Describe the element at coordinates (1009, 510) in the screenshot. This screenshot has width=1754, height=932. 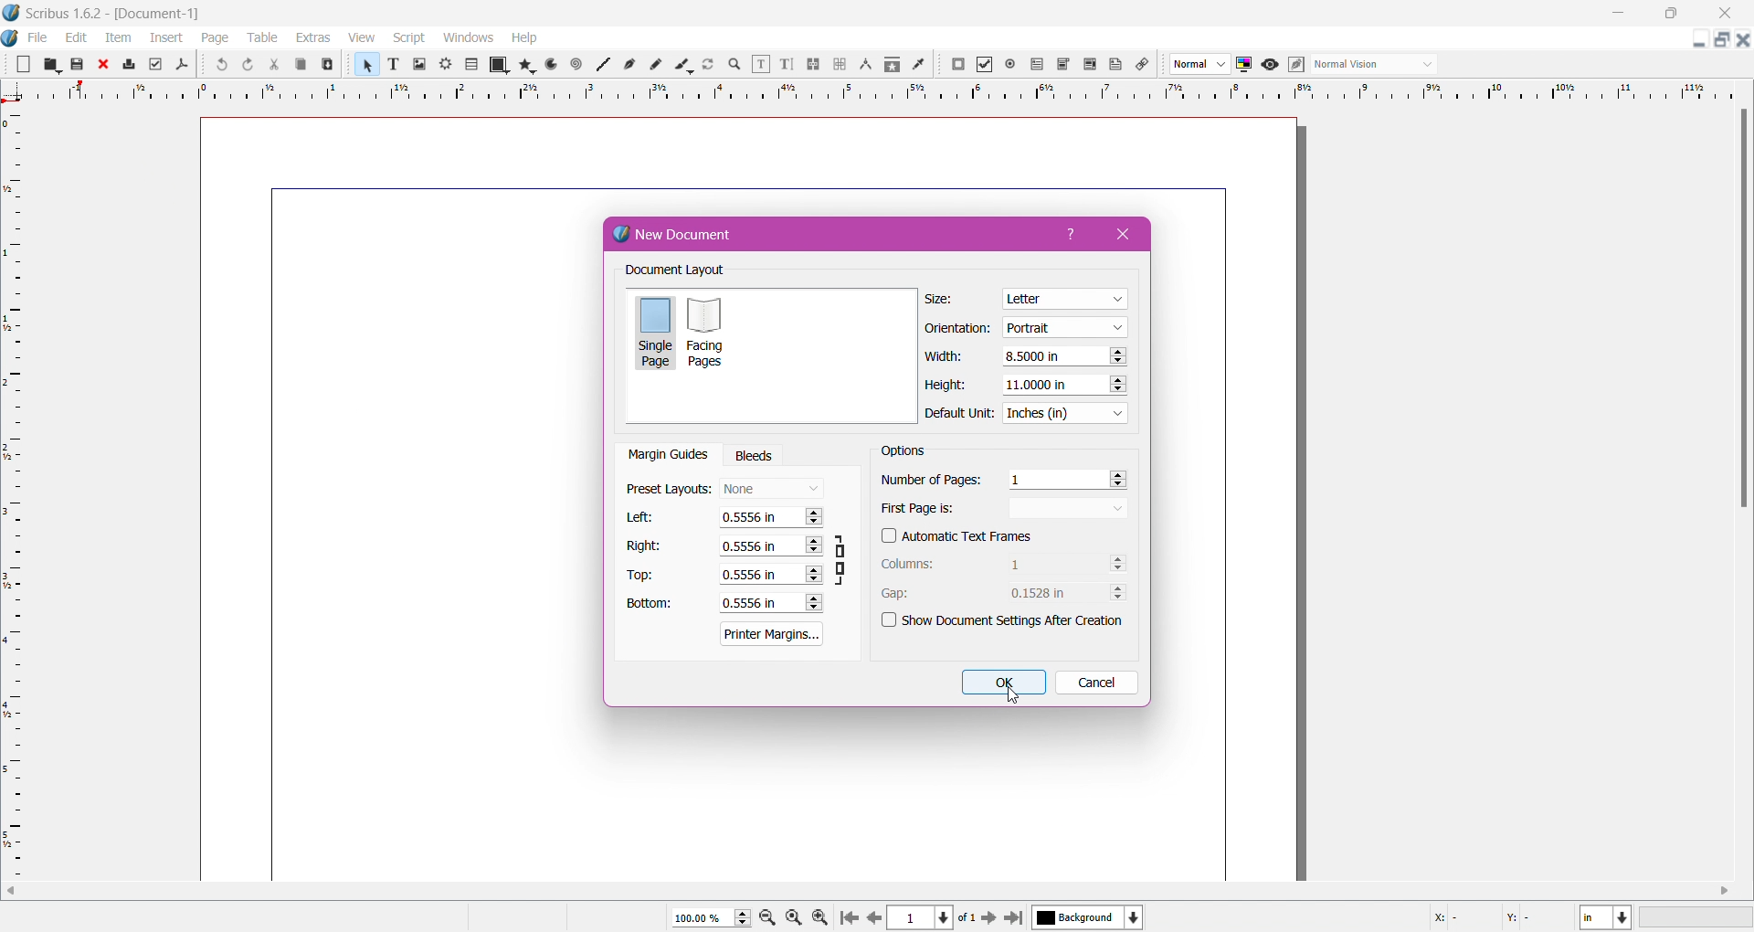
I see `first page specifier` at that location.